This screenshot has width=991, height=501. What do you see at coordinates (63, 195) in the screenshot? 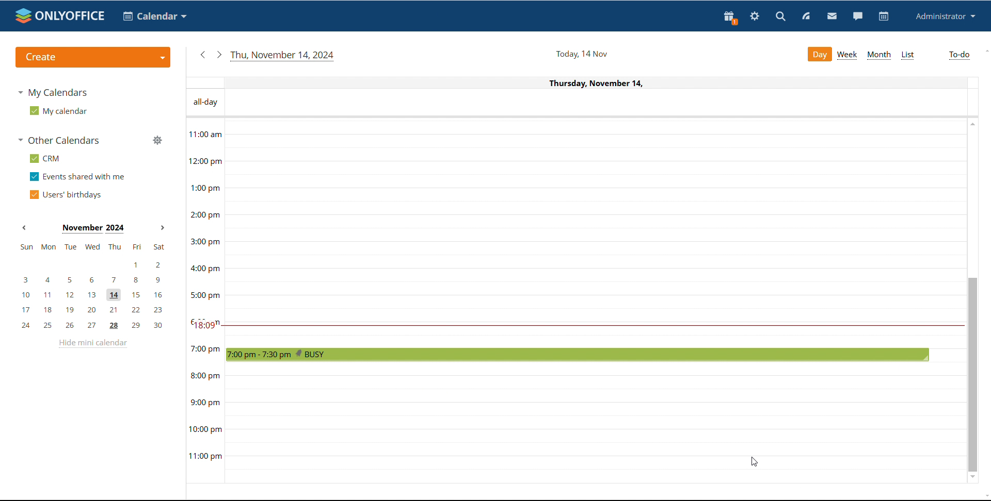
I see `users' birthdays` at bounding box center [63, 195].